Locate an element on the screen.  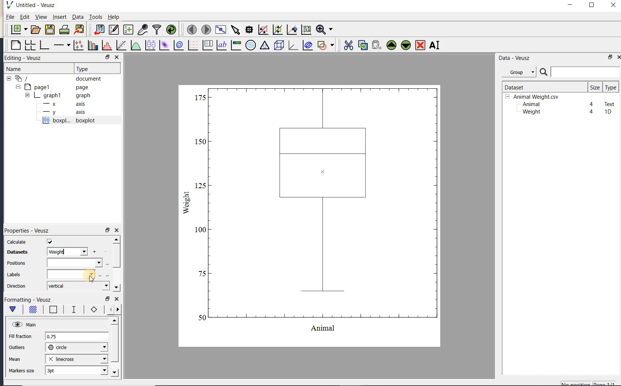
check/uncheck is located at coordinates (50, 241).